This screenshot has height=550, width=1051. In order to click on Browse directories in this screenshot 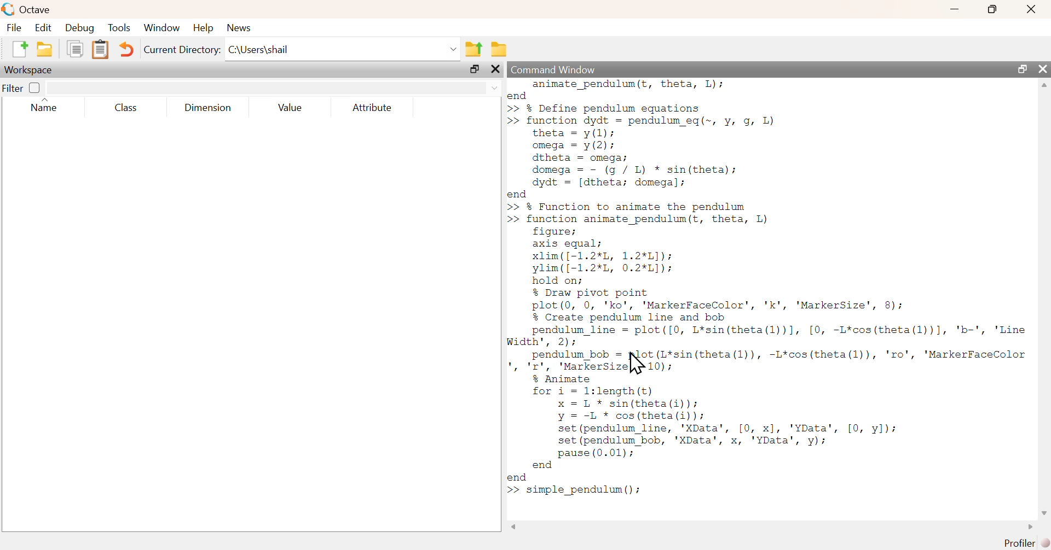, I will do `click(499, 49)`.